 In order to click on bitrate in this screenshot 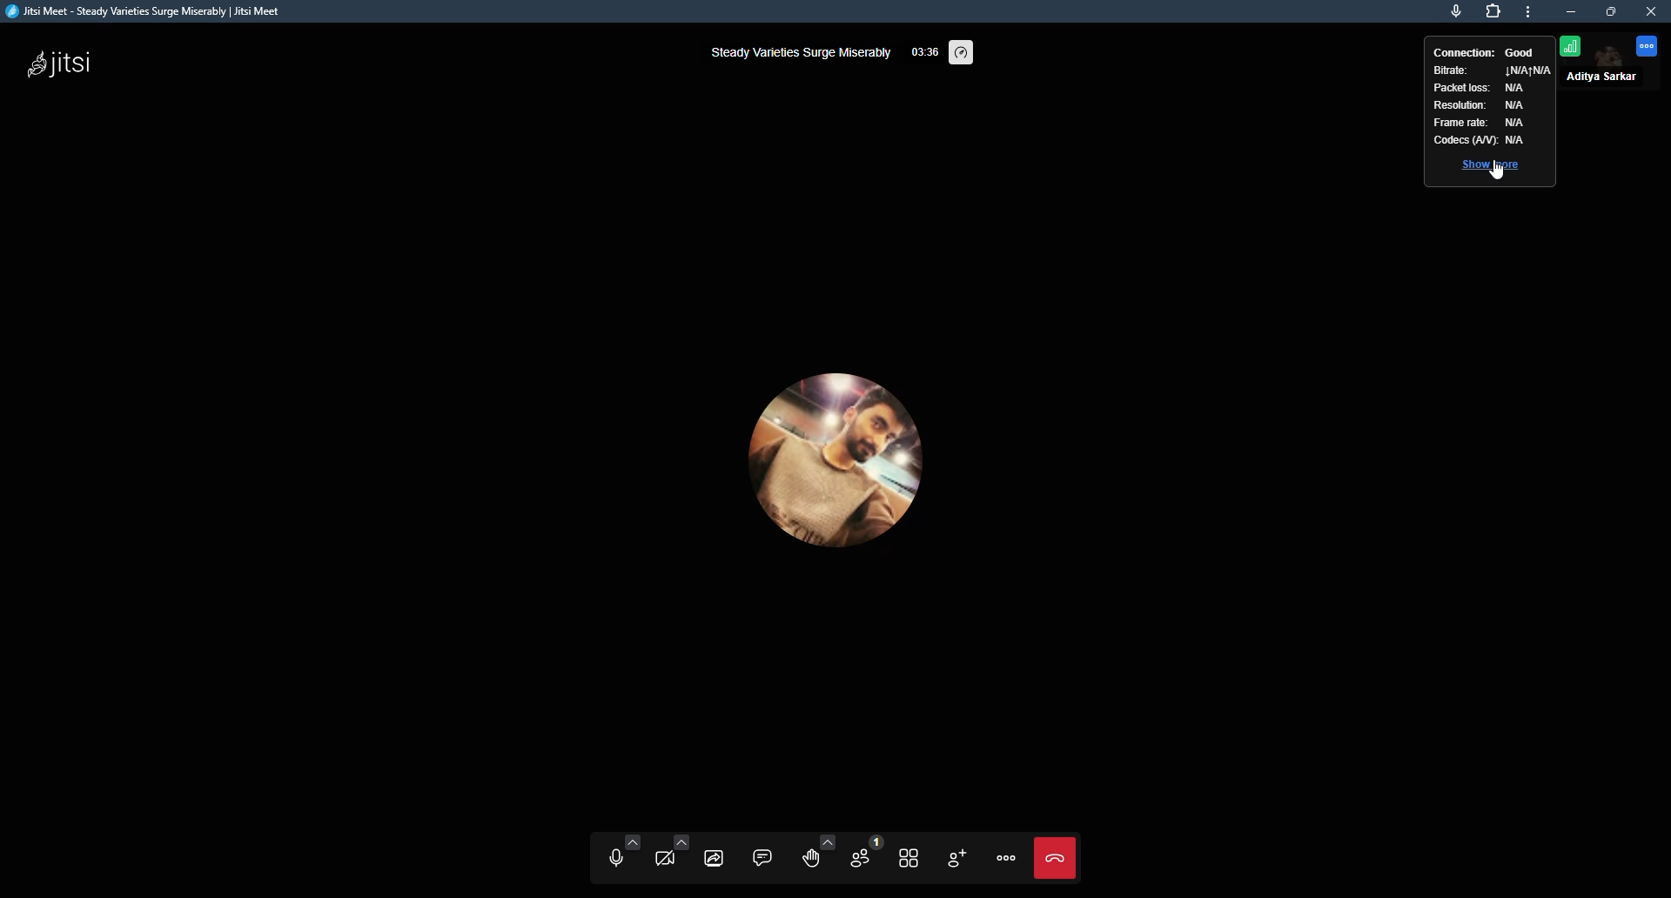, I will do `click(1449, 70)`.